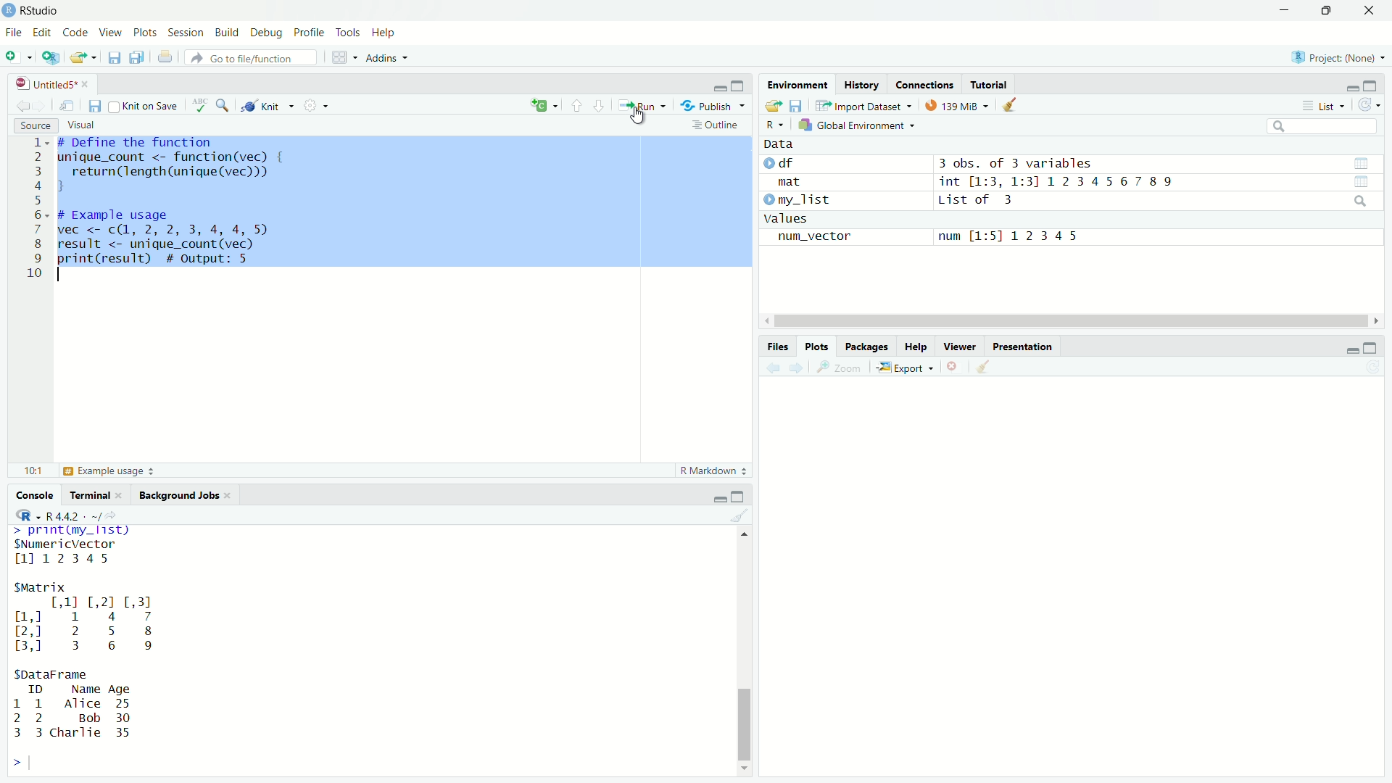  Describe the element at coordinates (36, 210) in the screenshot. I see `line numbers` at that location.